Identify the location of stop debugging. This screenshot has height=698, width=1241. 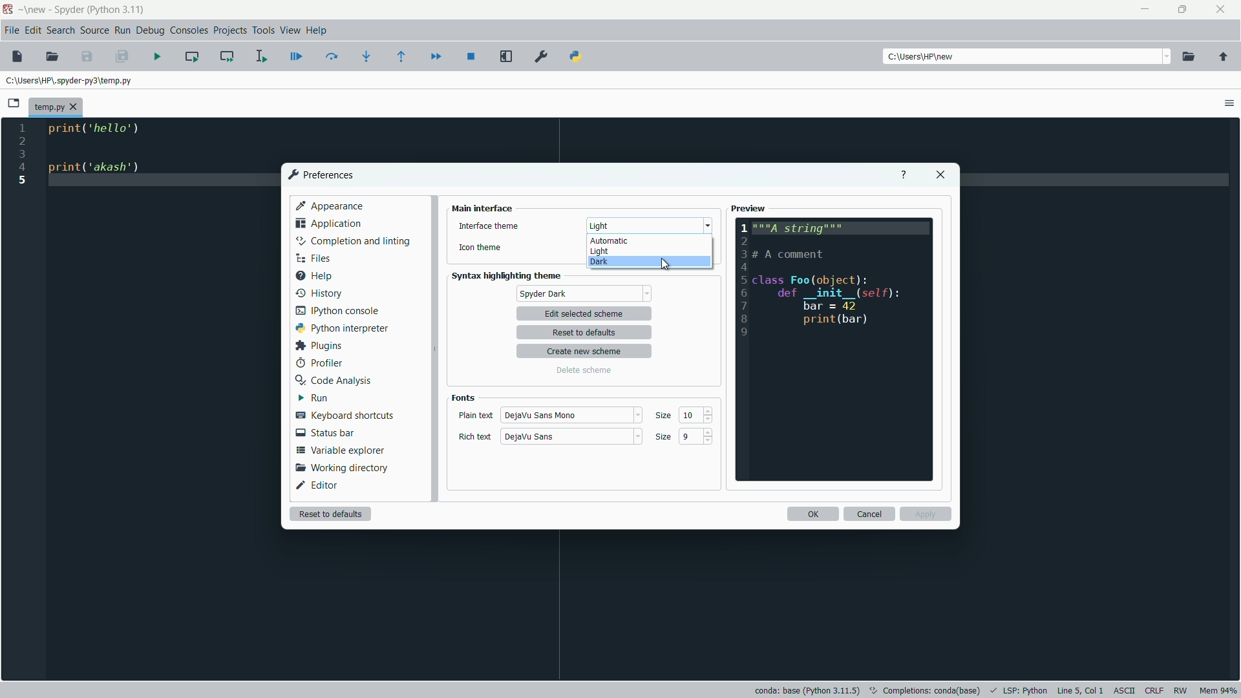
(472, 56).